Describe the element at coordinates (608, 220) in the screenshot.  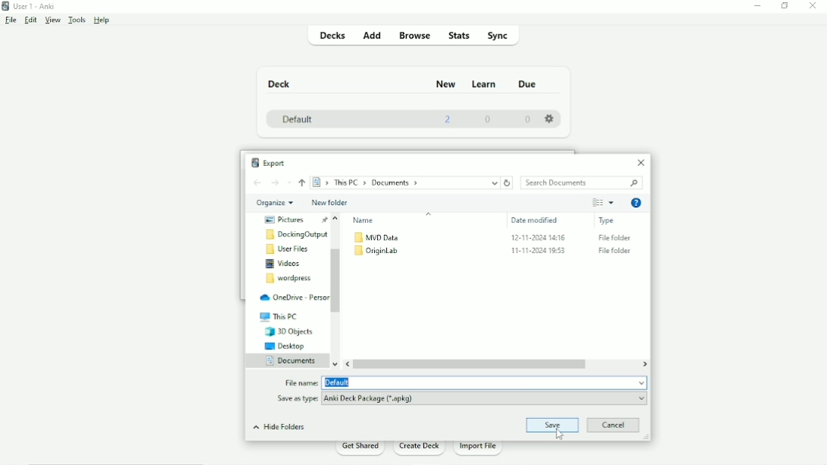
I see `Type` at that location.